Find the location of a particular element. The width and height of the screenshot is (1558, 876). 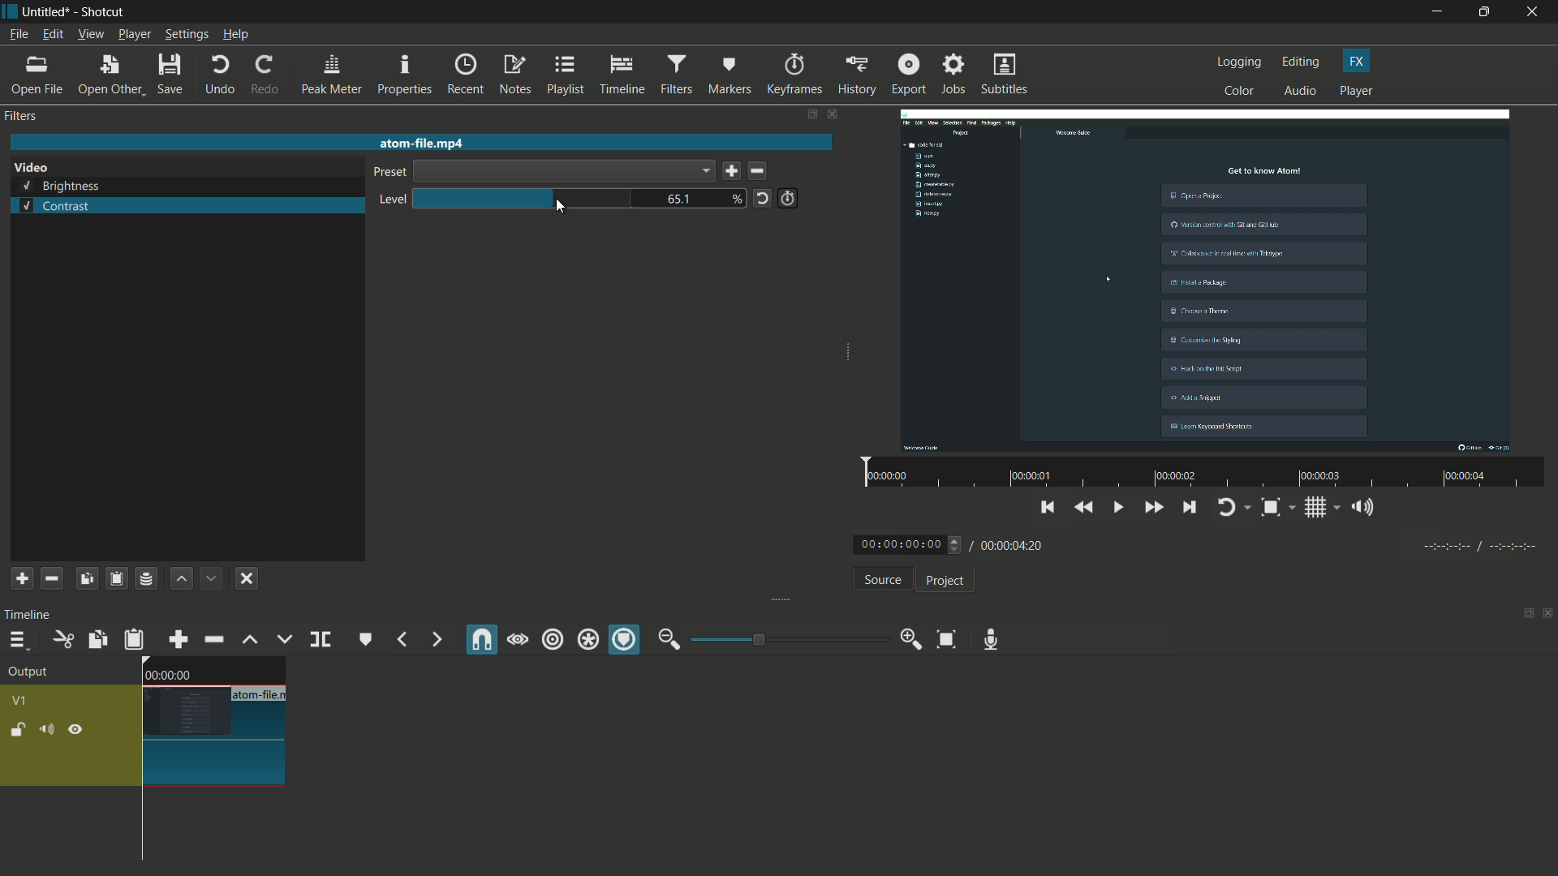

zoom in is located at coordinates (907, 640).